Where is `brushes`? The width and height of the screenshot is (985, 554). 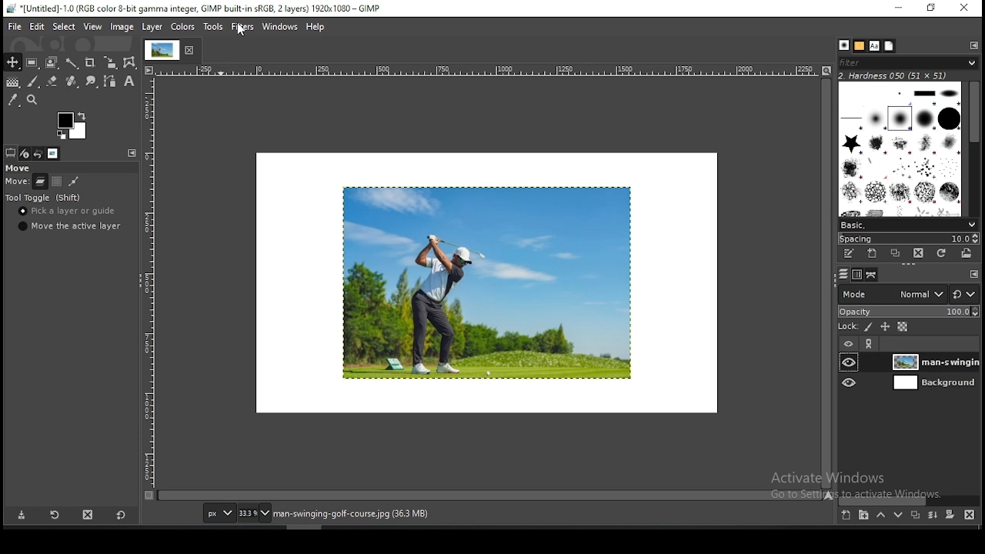
brushes is located at coordinates (900, 149).